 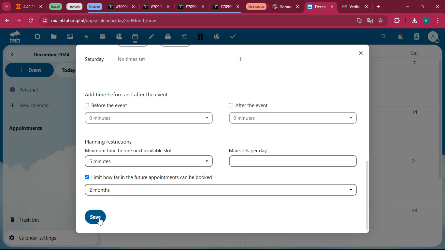 What do you see at coordinates (104, 21) in the screenshot?
I see `url` at bounding box center [104, 21].